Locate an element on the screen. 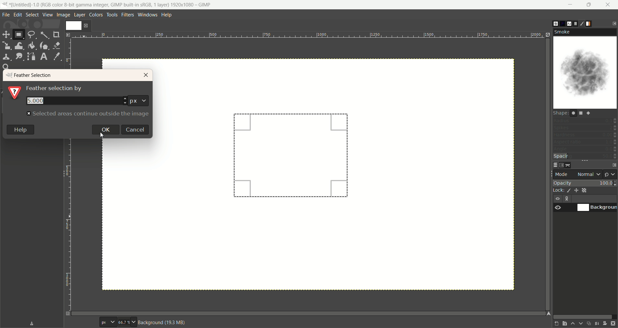  spikes is located at coordinates (585, 128).